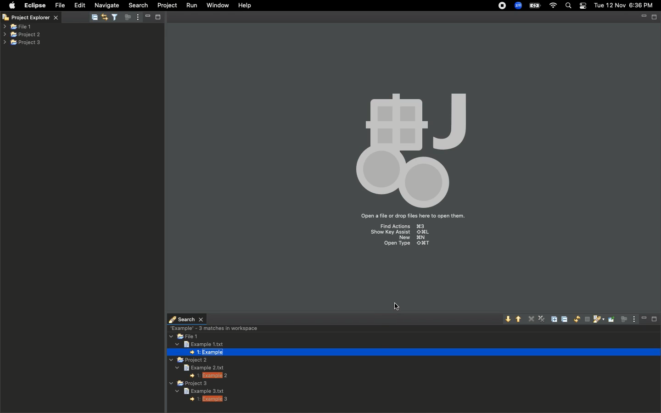 The height and width of the screenshot is (413, 661). Describe the element at coordinates (17, 27) in the screenshot. I see `File 1` at that location.